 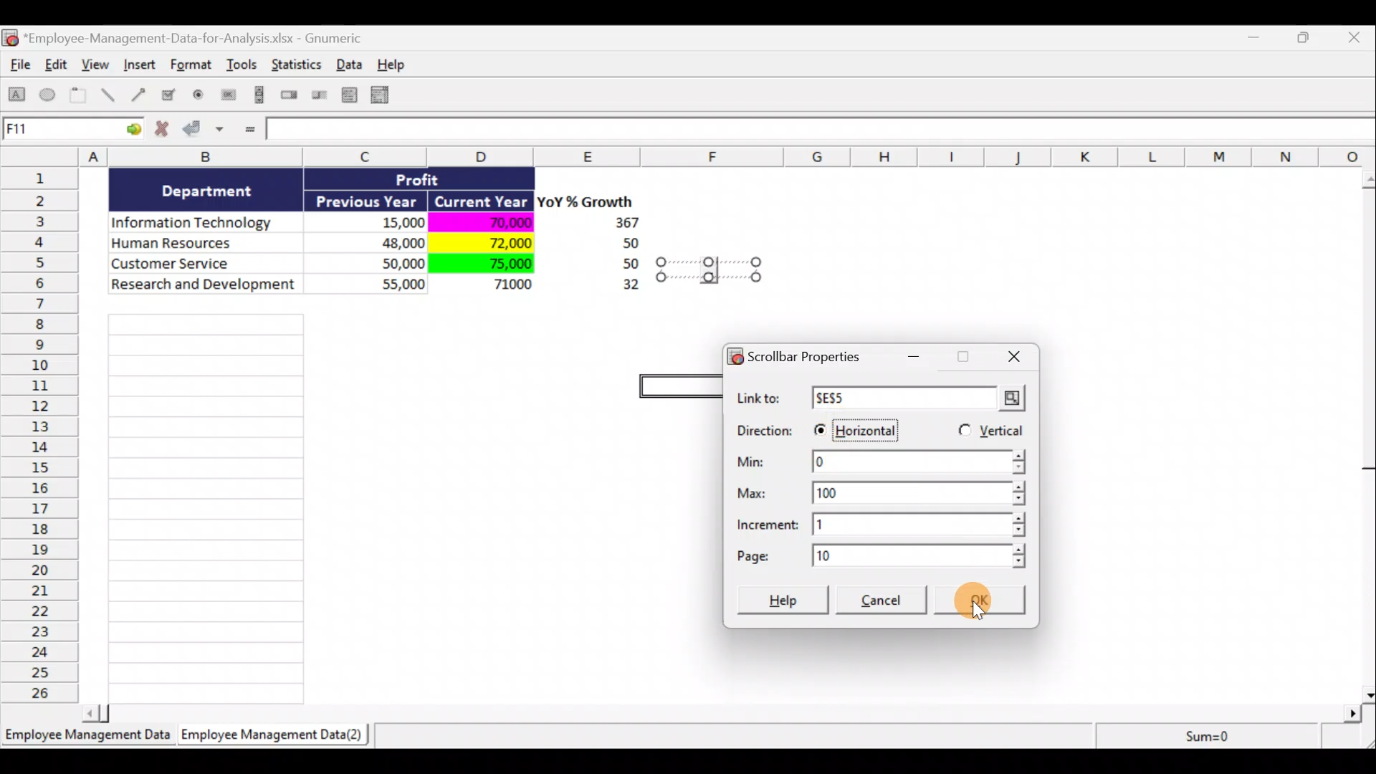 What do you see at coordinates (206, 505) in the screenshot?
I see `Cells` at bounding box center [206, 505].